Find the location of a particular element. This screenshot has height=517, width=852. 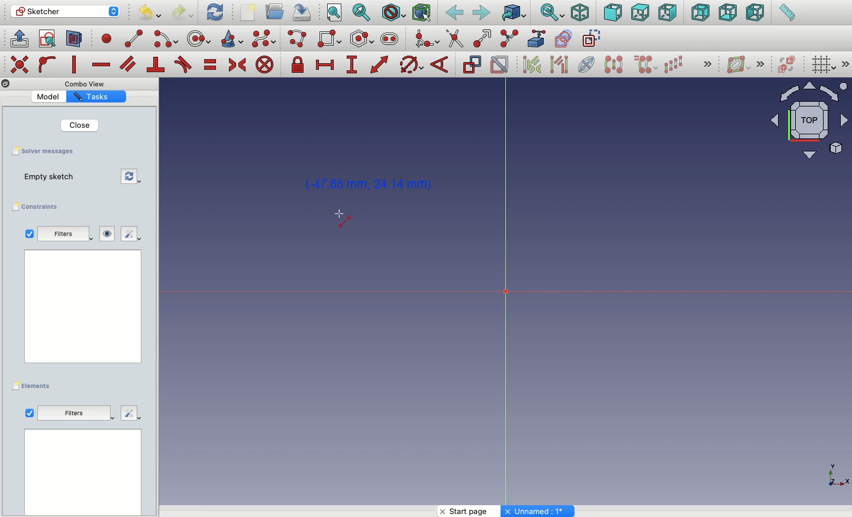

carbon copy is located at coordinates (566, 39).